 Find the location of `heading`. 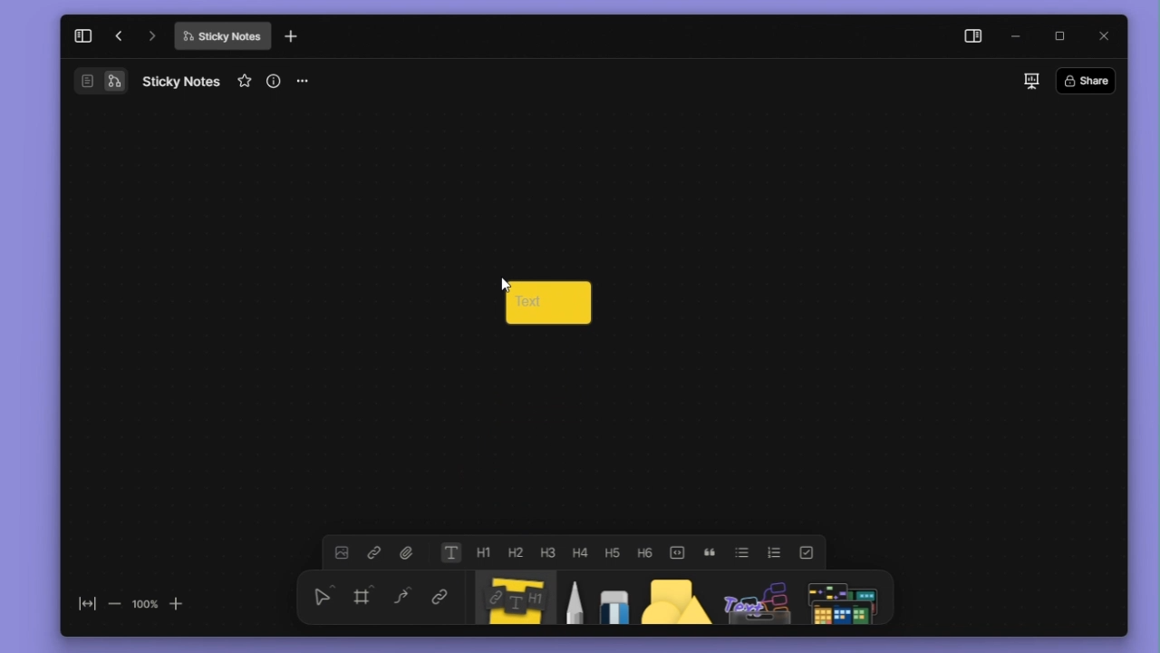

heading is located at coordinates (519, 552).